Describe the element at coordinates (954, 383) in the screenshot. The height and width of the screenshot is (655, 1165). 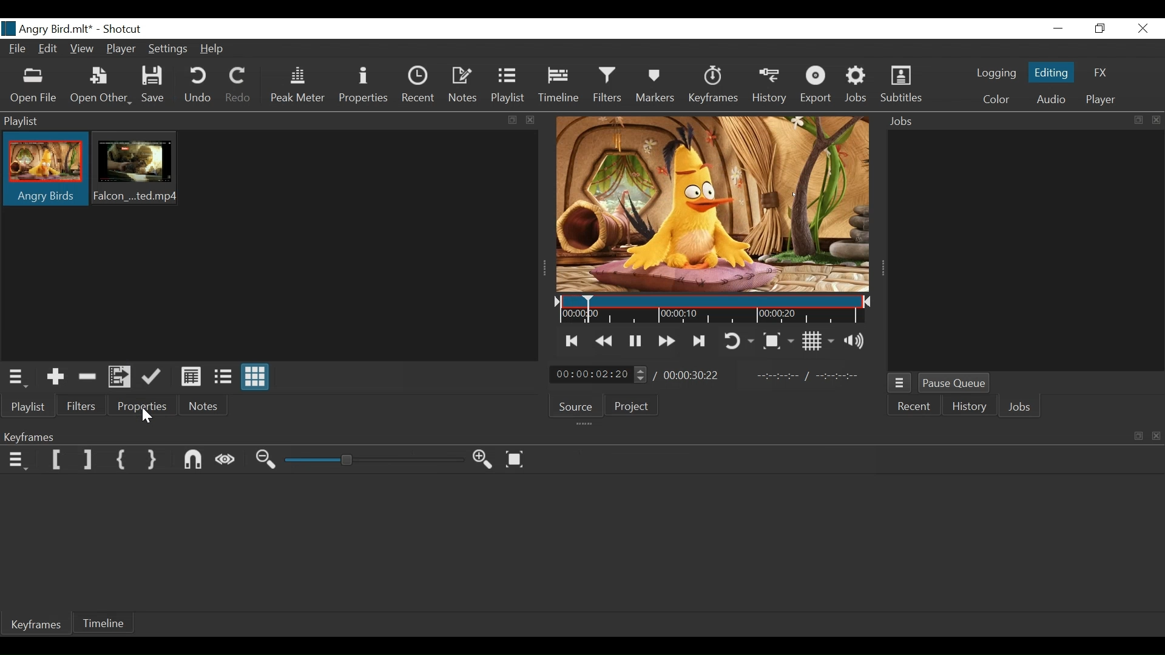
I see `Pause Queue` at that location.